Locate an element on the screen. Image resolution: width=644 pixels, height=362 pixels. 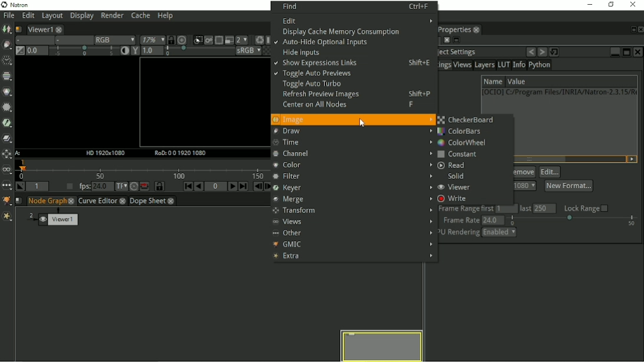
Synchronize is located at coordinates (170, 40).